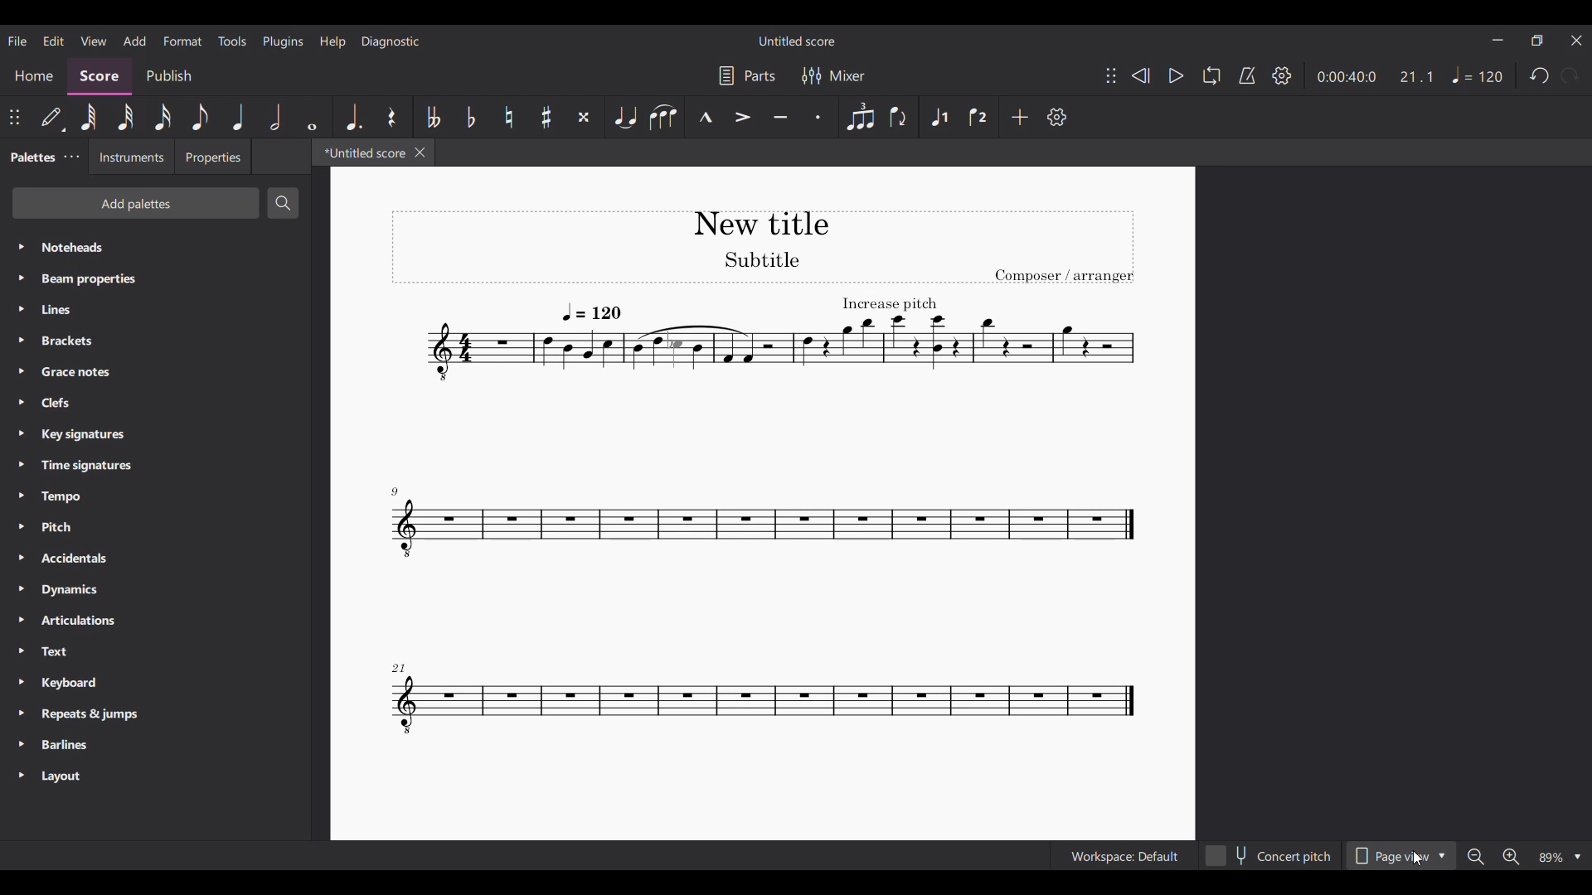 The height and width of the screenshot is (895, 1592). Describe the element at coordinates (1478, 75) in the screenshot. I see `Tempo` at that location.